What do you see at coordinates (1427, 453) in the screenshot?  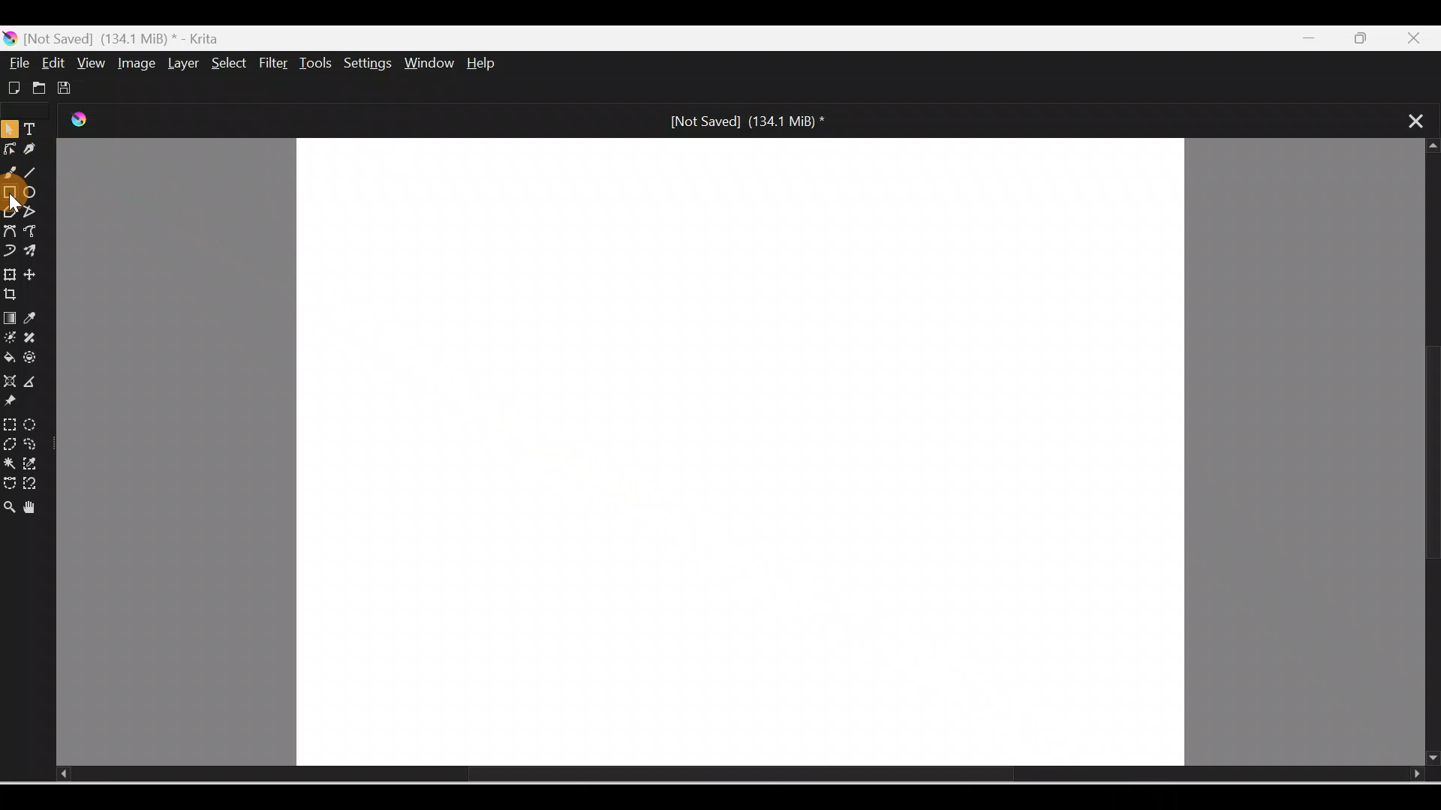 I see `Scroll bar` at bounding box center [1427, 453].